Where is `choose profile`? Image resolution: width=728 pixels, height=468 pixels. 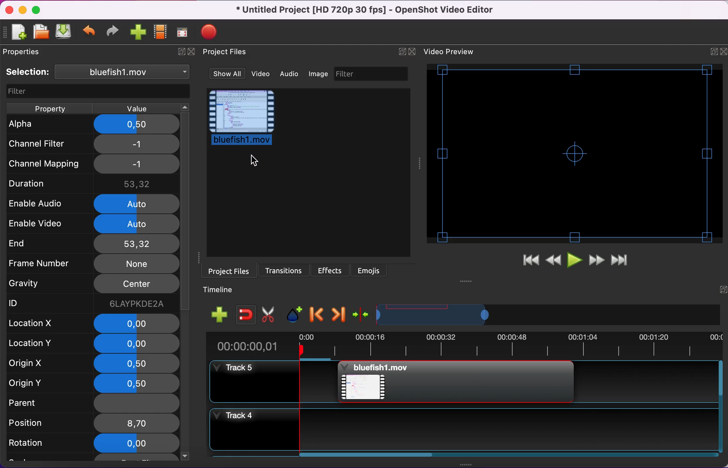 choose profile is located at coordinates (162, 32).